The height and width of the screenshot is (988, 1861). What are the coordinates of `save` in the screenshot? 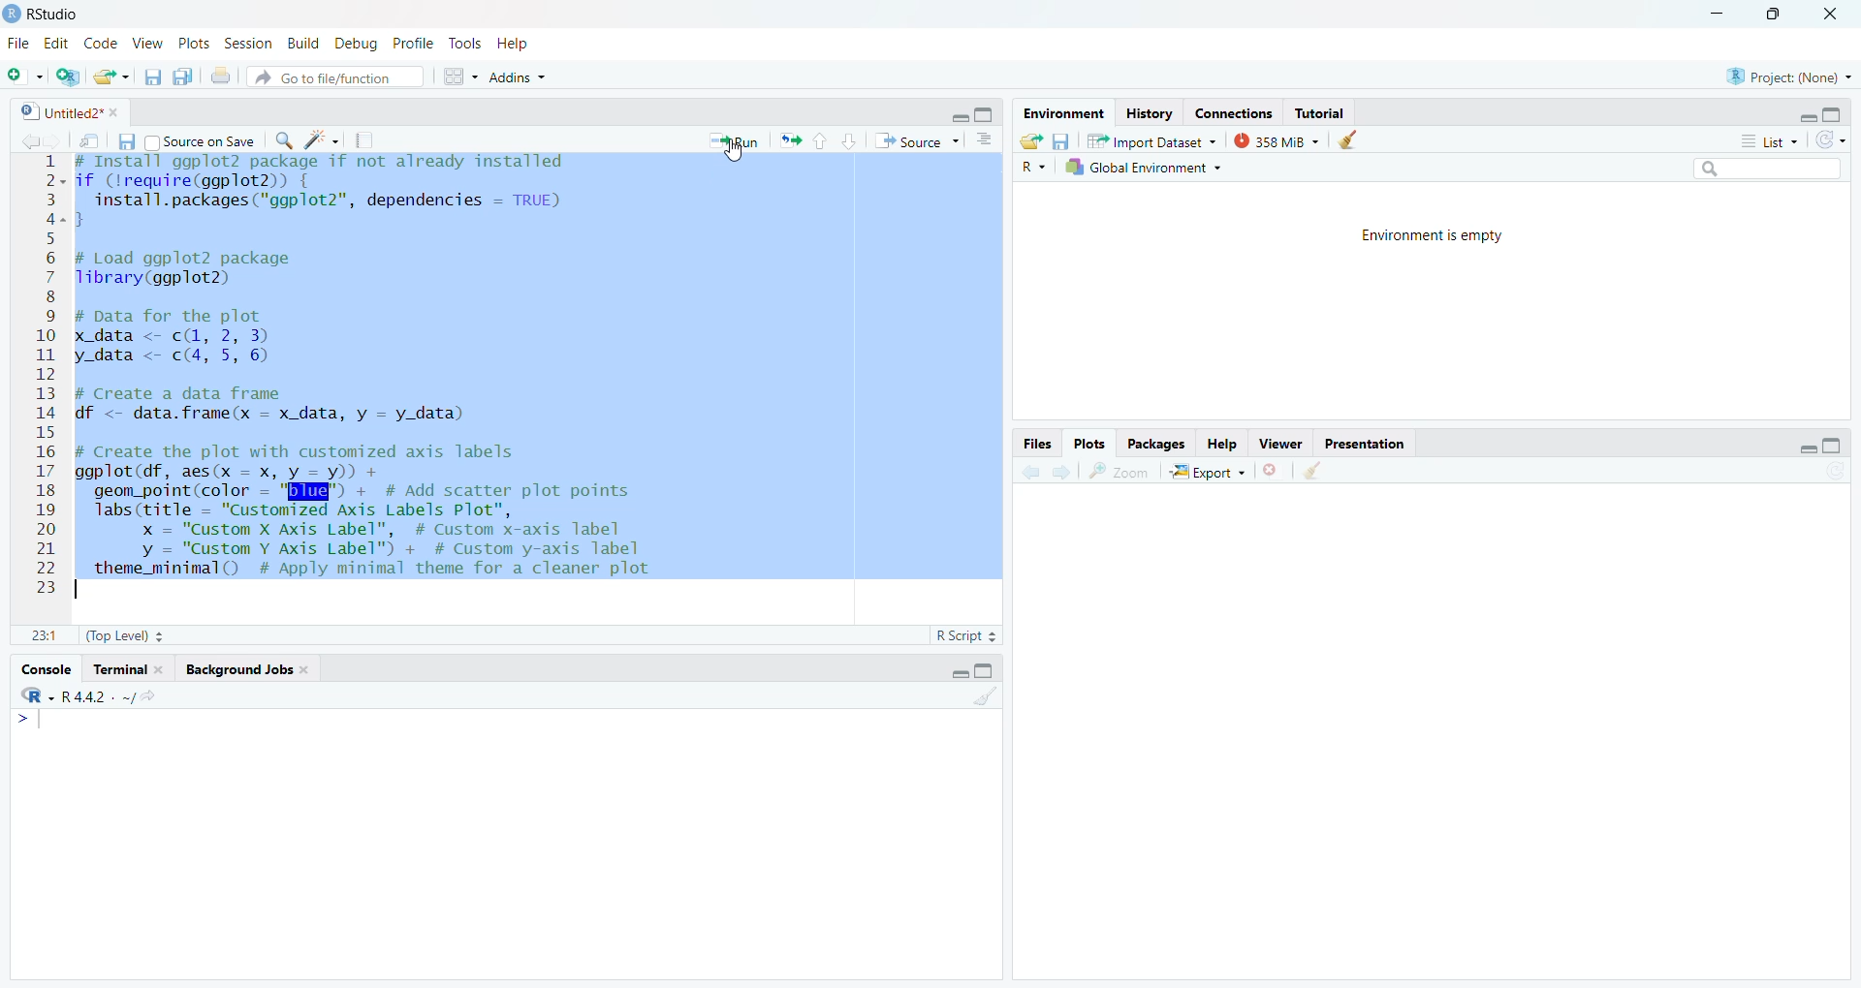 It's located at (130, 142).